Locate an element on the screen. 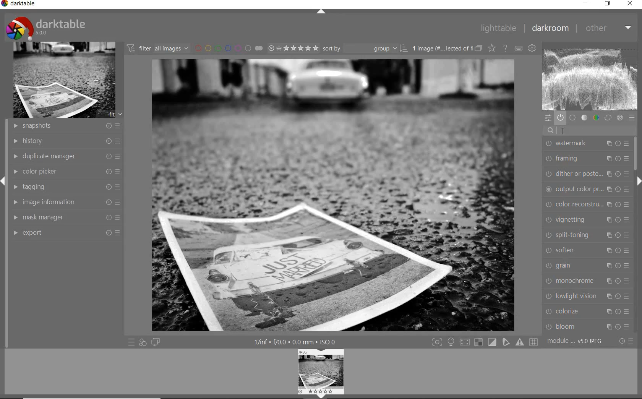 This screenshot has height=399, width=642. expand/collapse is located at coordinates (638, 181).